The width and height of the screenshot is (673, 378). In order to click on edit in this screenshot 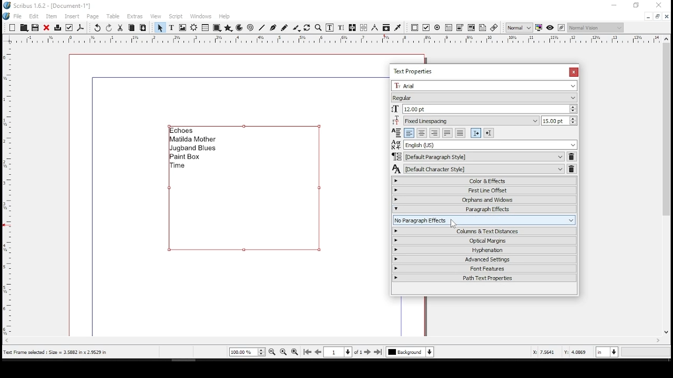, I will do `click(34, 16)`.